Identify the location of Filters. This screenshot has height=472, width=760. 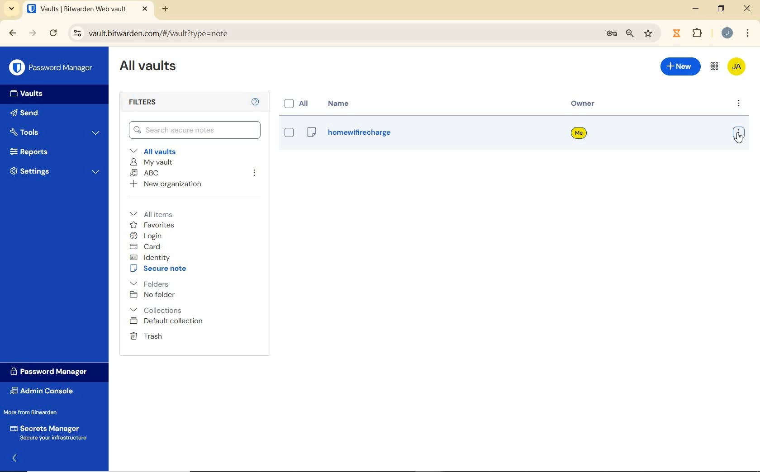
(153, 103).